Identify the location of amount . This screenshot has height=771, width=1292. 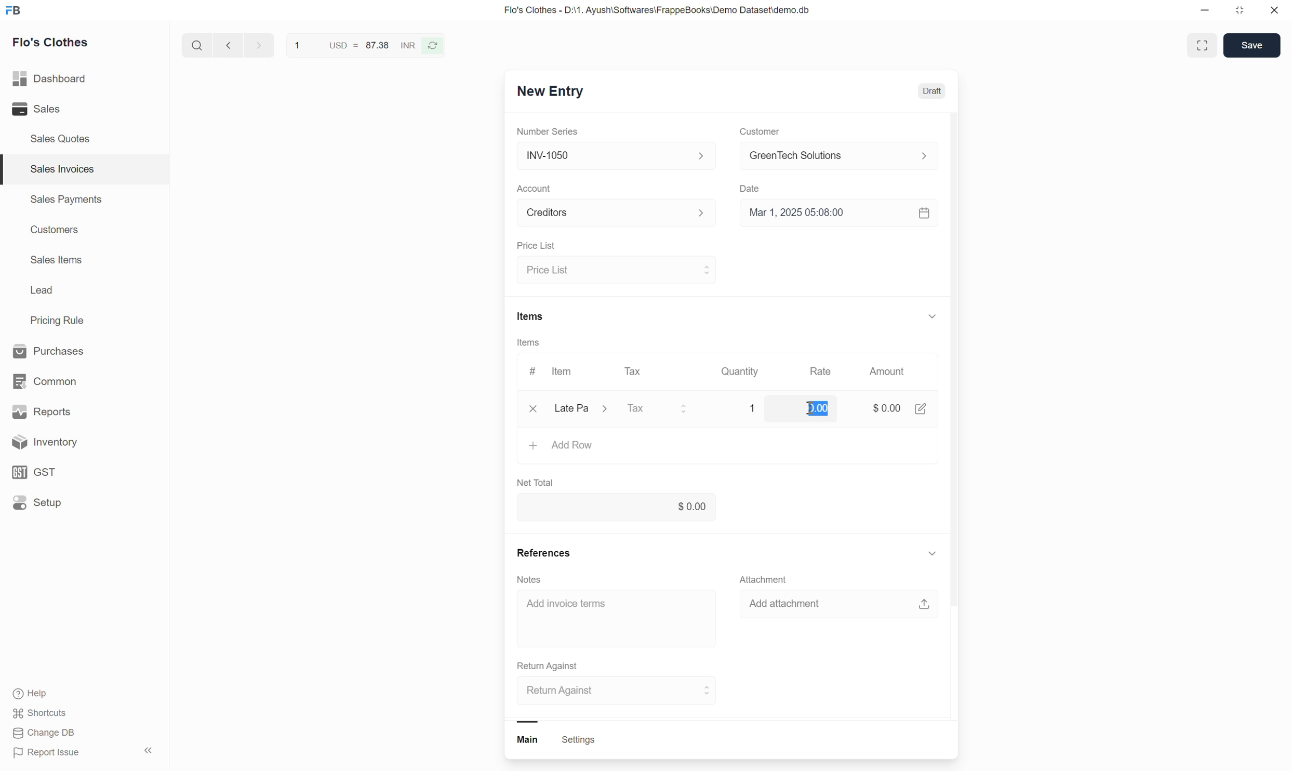
(879, 409).